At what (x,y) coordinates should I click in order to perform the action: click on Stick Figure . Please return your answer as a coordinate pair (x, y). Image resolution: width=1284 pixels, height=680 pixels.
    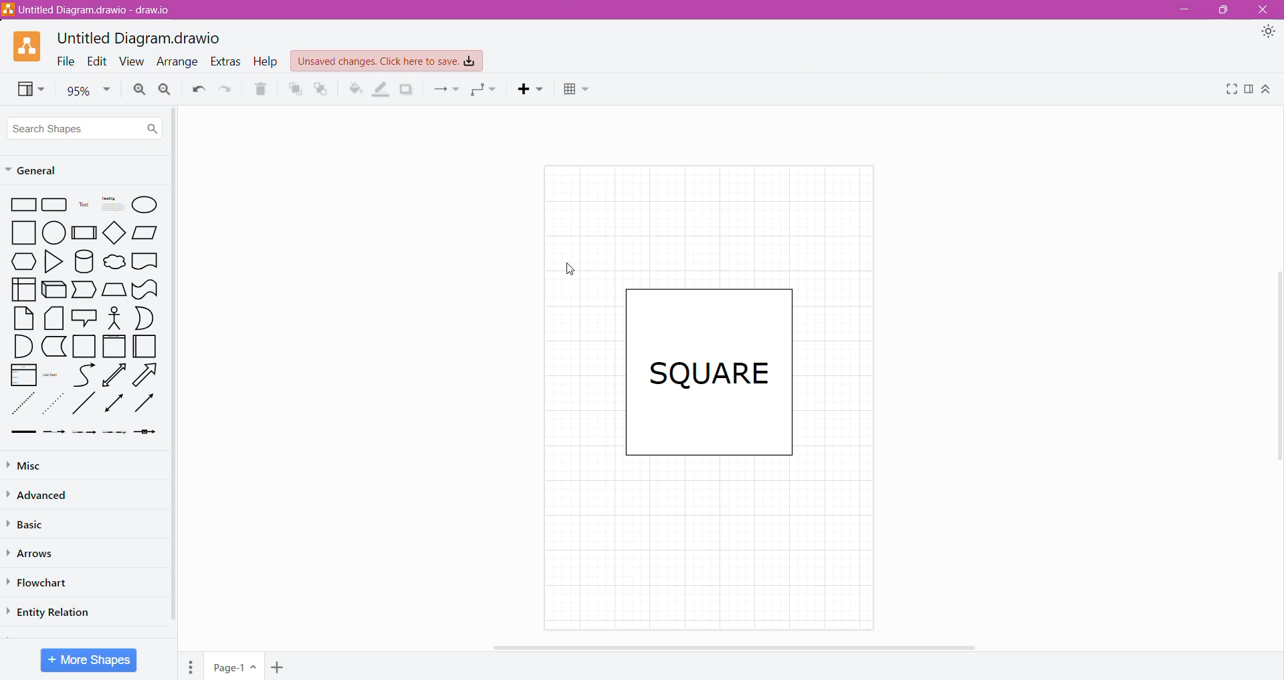
    Looking at the image, I should click on (114, 318).